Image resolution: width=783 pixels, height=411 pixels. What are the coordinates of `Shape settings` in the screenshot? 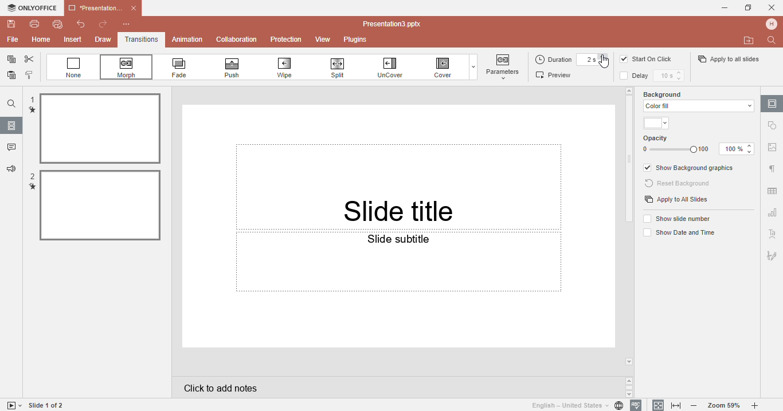 It's located at (773, 125).